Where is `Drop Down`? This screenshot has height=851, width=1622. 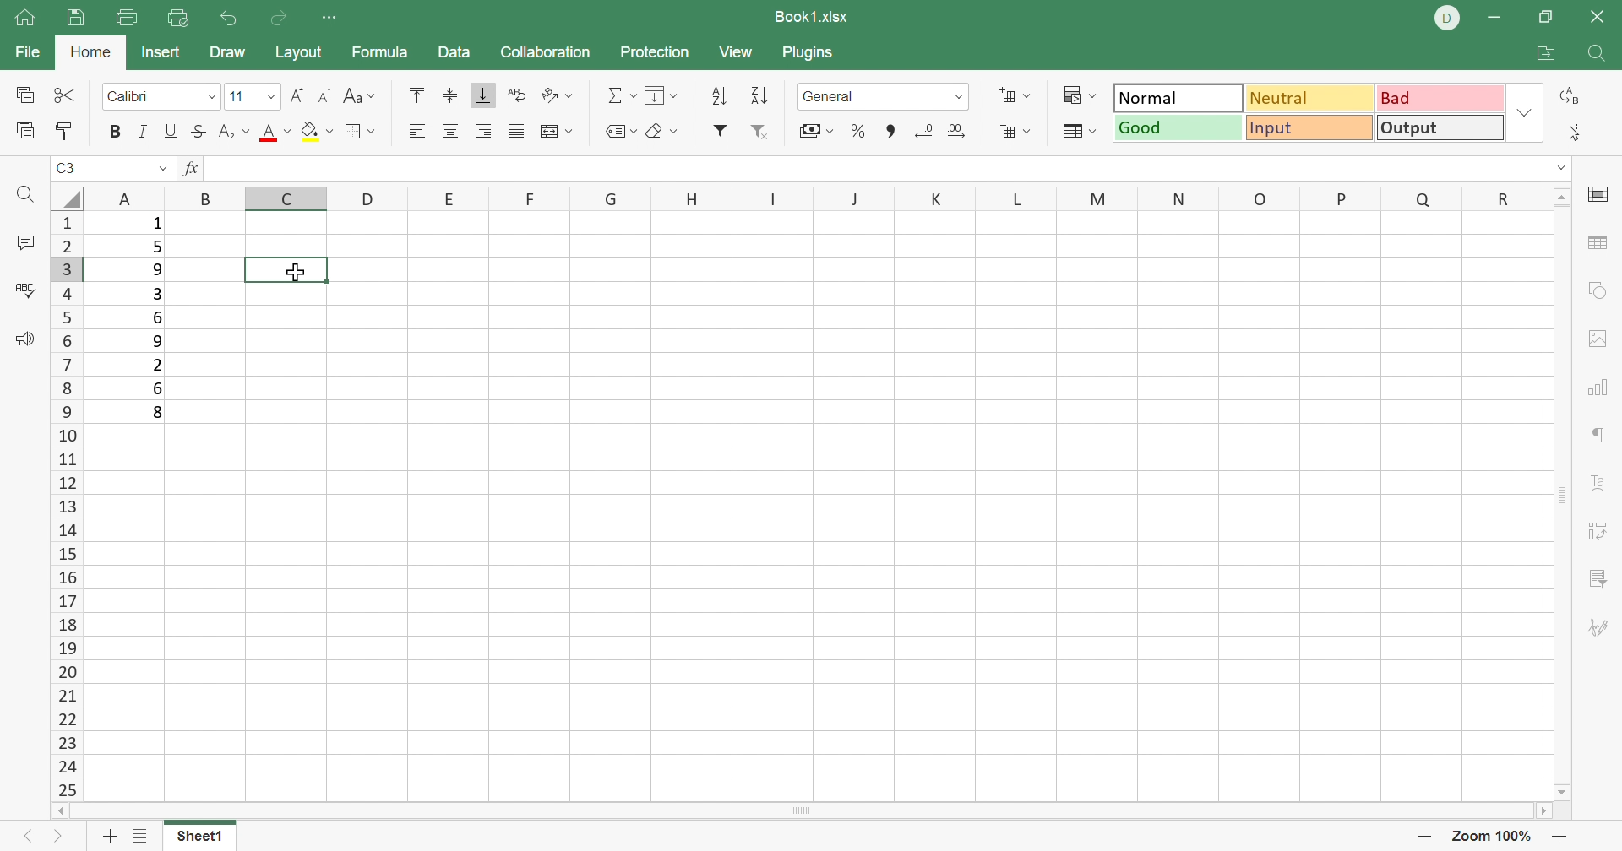 Drop Down is located at coordinates (1527, 111).